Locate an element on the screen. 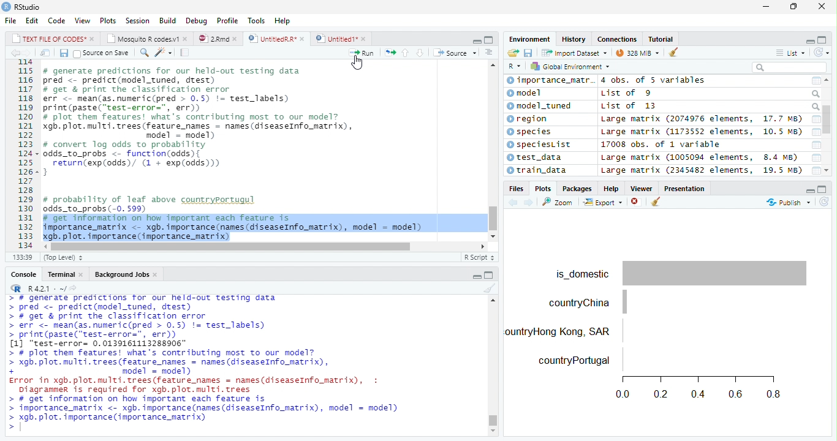 This screenshot has height=441, width=837. Refresh is located at coordinates (821, 51).